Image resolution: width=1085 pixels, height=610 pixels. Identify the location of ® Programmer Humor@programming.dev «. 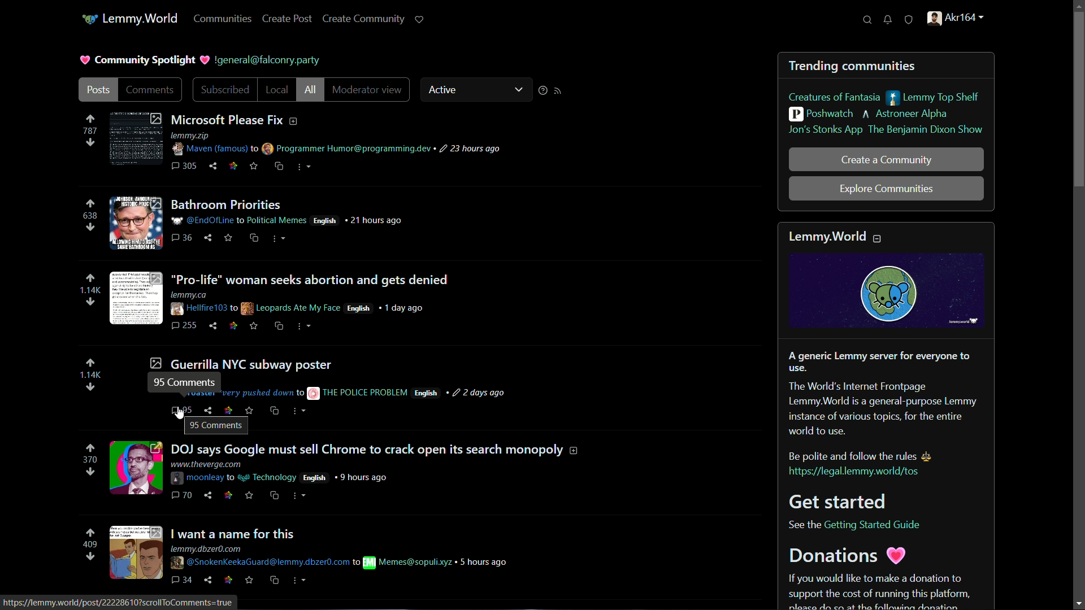
(349, 149).